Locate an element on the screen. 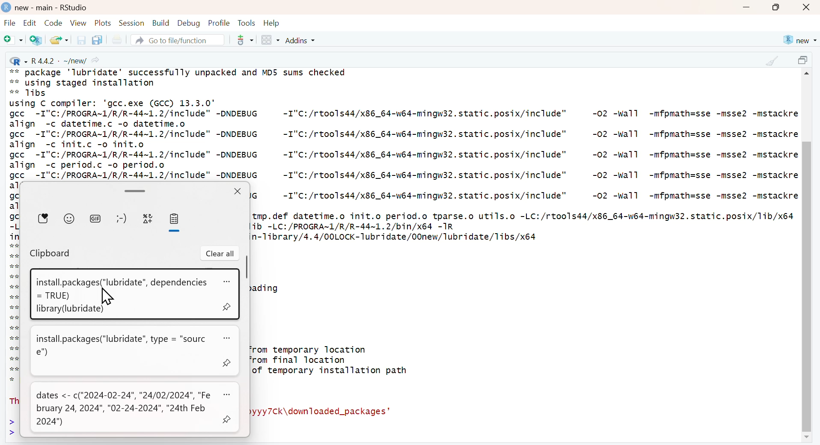 The width and height of the screenshot is (820, 445). New file is located at coordinates (14, 41).